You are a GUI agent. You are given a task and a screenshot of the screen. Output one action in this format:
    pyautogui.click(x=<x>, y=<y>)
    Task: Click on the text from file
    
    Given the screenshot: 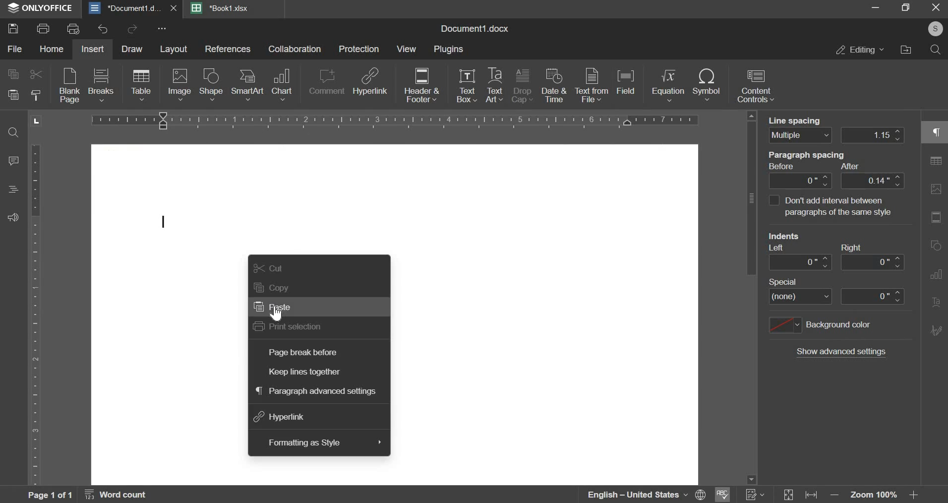 What is the action you would take?
    pyautogui.click(x=592, y=85)
    